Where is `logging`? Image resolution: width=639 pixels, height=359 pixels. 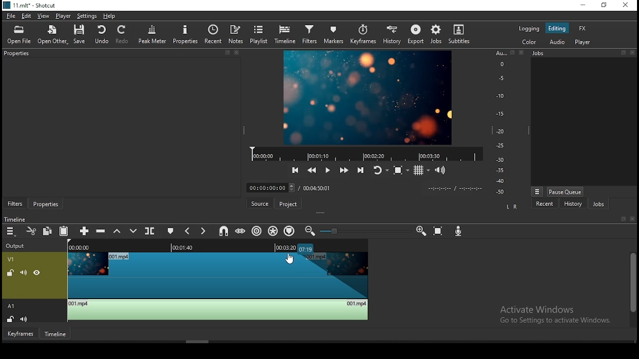
logging is located at coordinates (529, 27).